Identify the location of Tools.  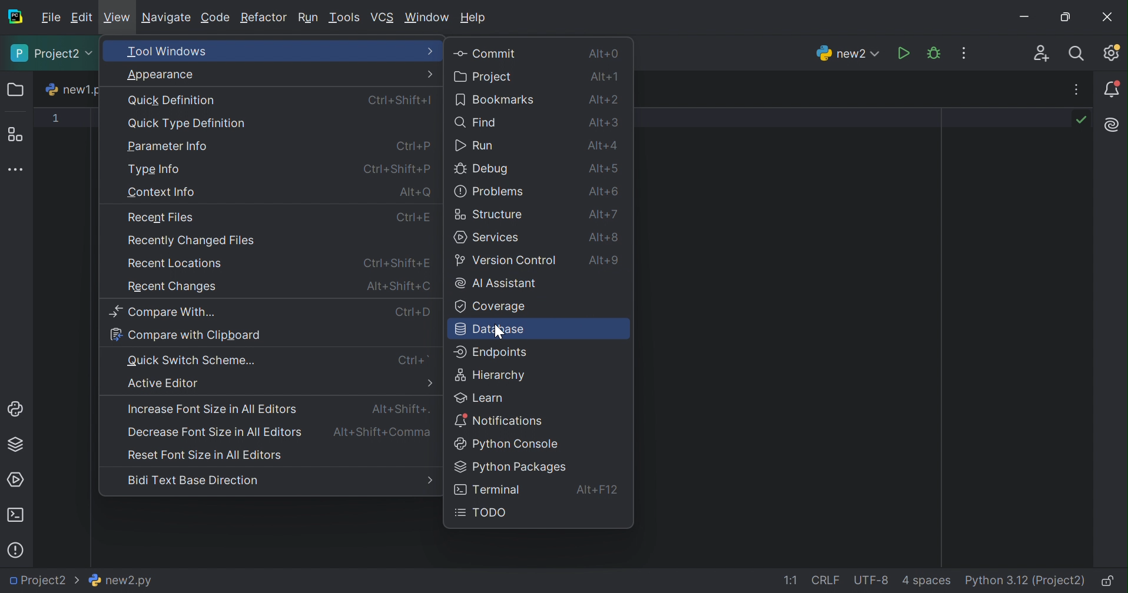
(344, 18).